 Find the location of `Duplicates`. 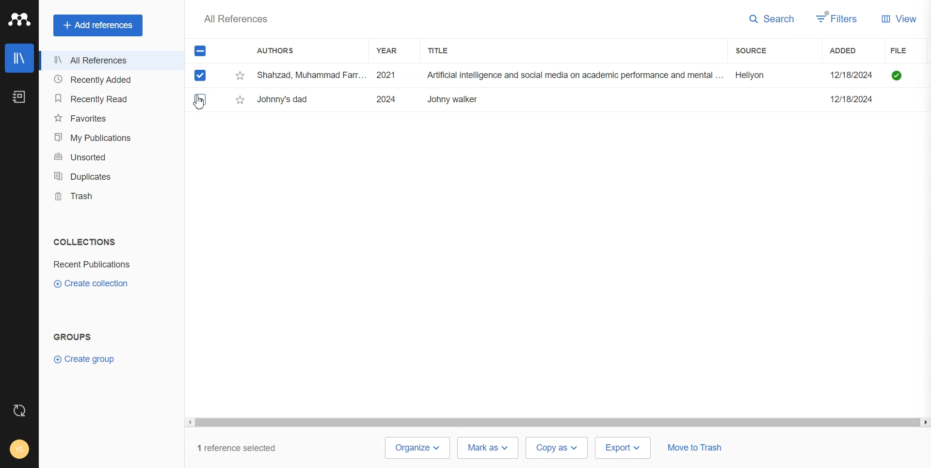

Duplicates is located at coordinates (108, 176).